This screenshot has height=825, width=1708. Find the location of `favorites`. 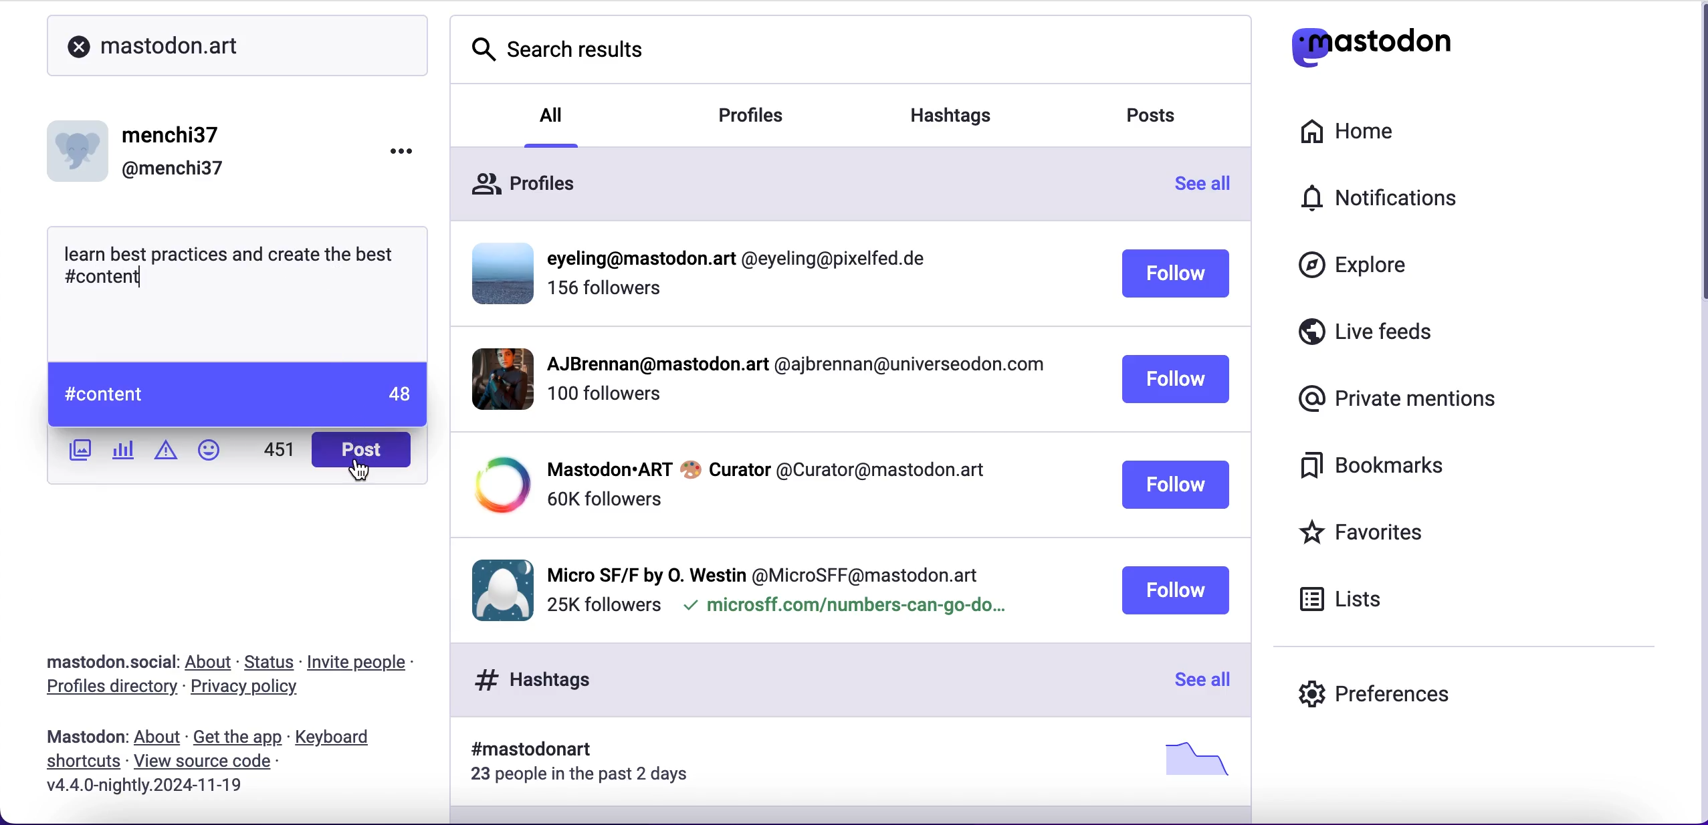

favorites is located at coordinates (1396, 532).